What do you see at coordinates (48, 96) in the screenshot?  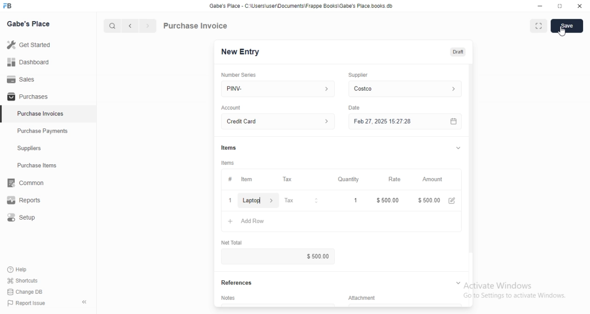 I see `Purchases` at bounding box center [48, 96].